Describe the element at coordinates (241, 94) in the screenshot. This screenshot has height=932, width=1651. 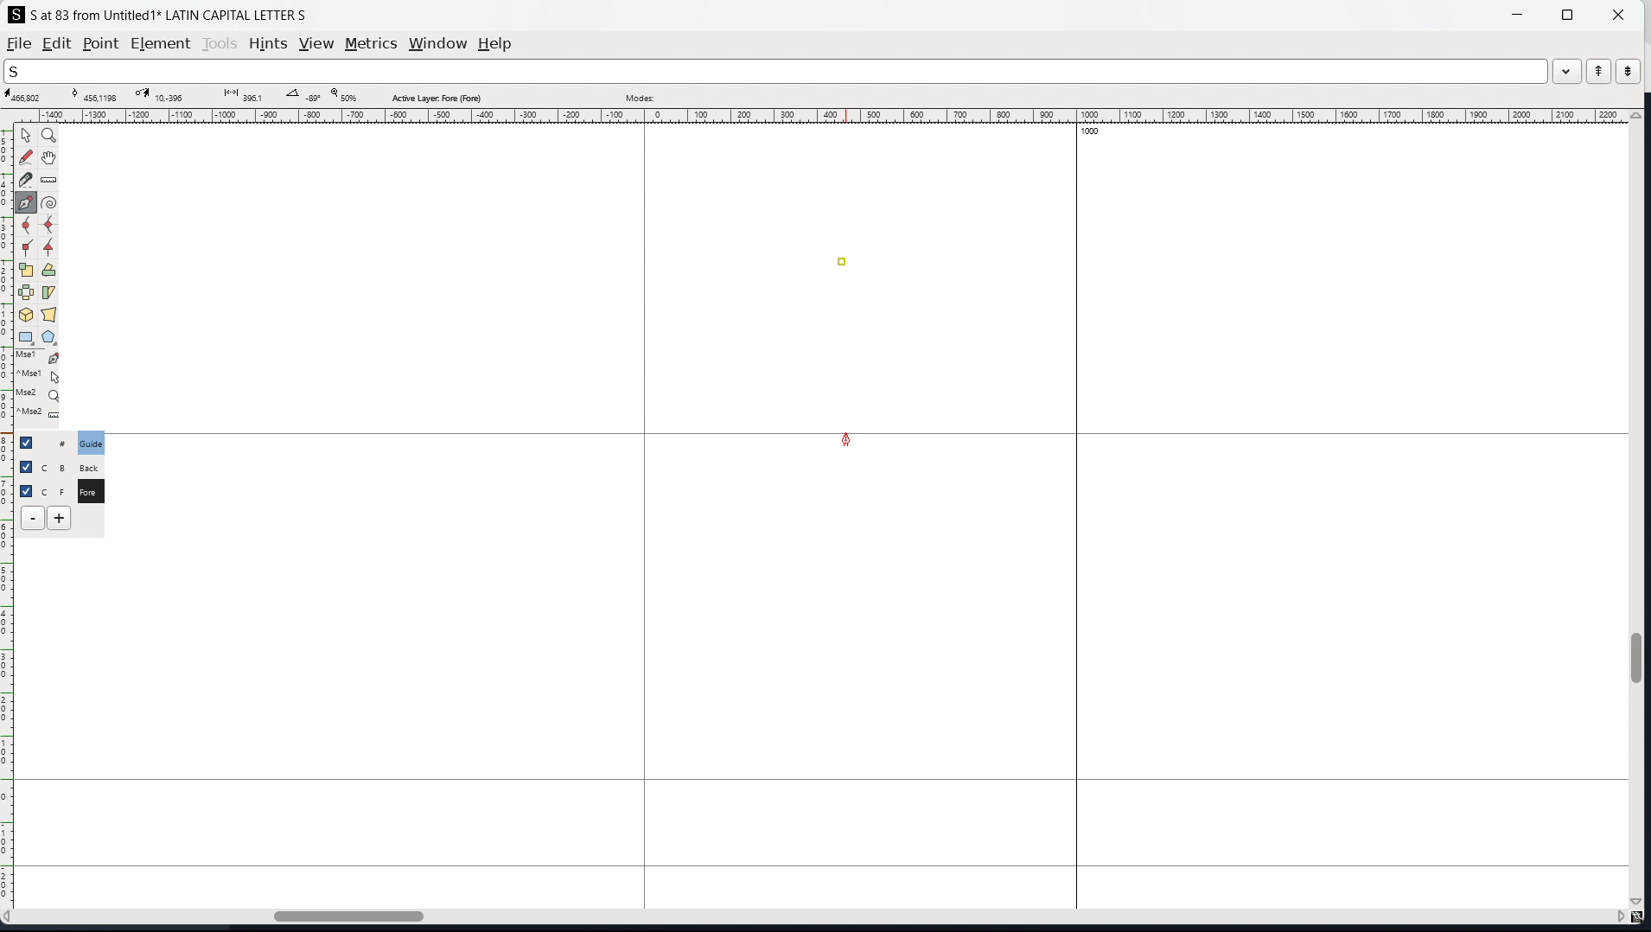
I see `distance between points` at that location.